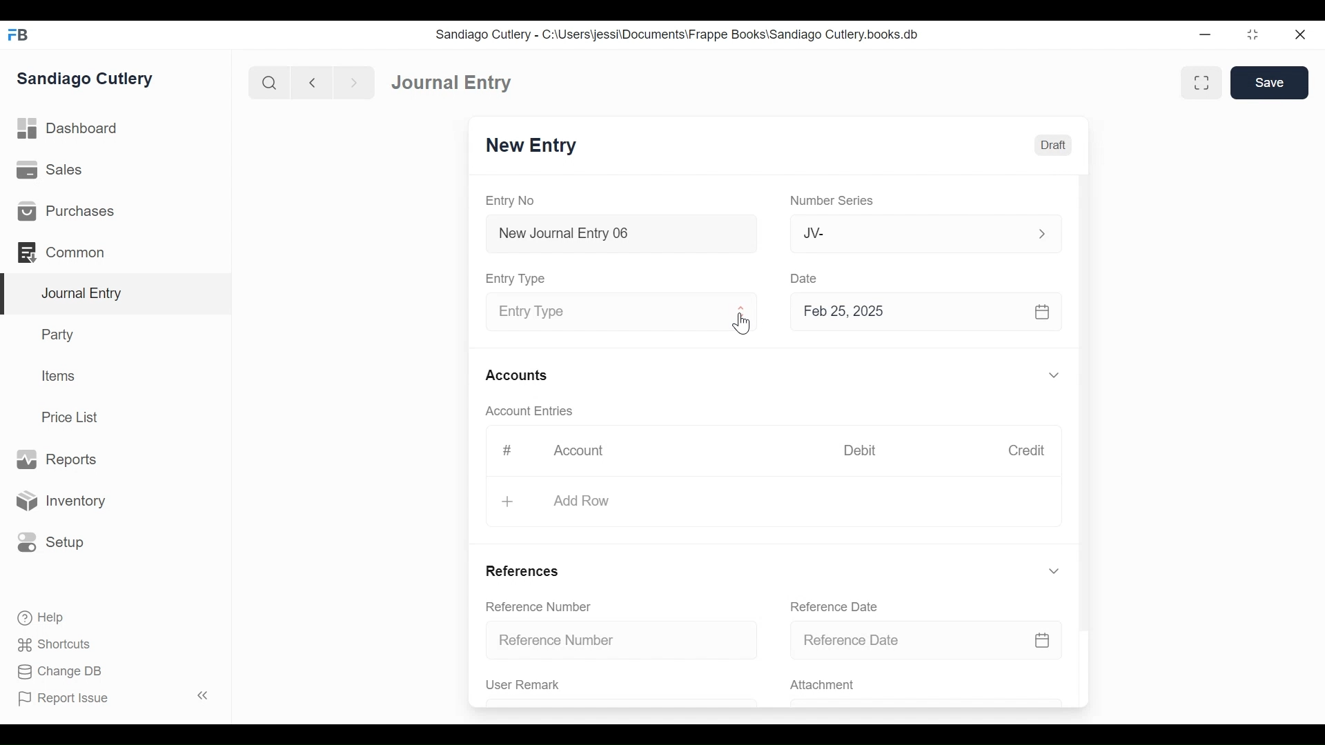 The image size is (1325, 745). I want to click on References, so click(522, 570).